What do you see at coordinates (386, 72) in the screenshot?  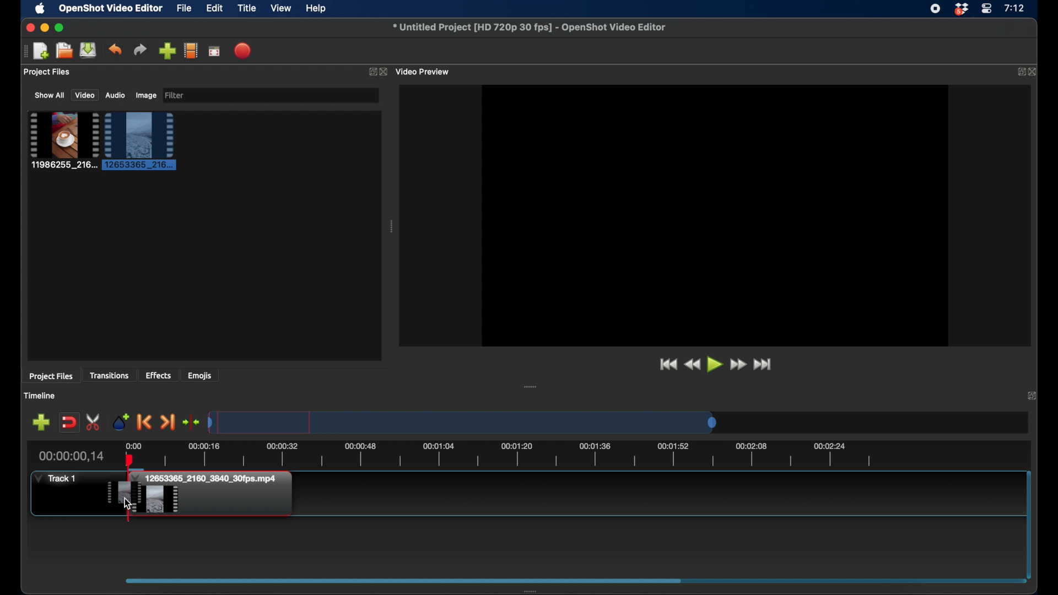 I see `close` at bounding box center [386, 72].